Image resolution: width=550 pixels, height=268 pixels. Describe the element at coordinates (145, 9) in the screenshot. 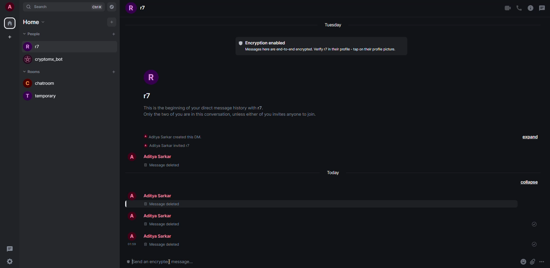

I see `people` at that location.